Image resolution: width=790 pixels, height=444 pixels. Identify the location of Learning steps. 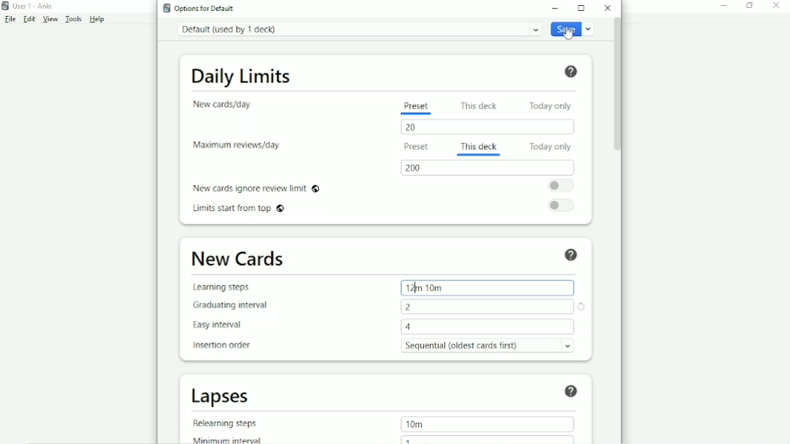
(223, 289).